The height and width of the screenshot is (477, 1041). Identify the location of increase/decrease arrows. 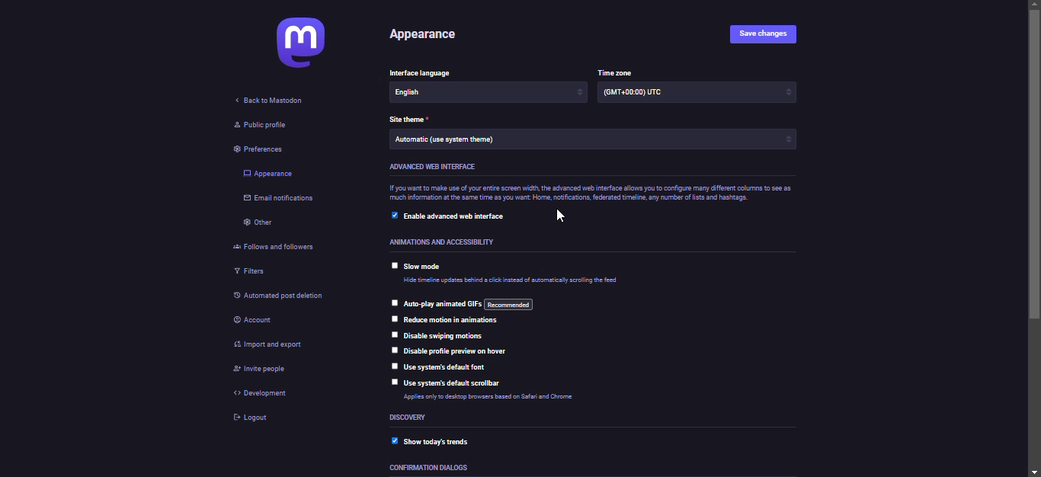
(789, 139).